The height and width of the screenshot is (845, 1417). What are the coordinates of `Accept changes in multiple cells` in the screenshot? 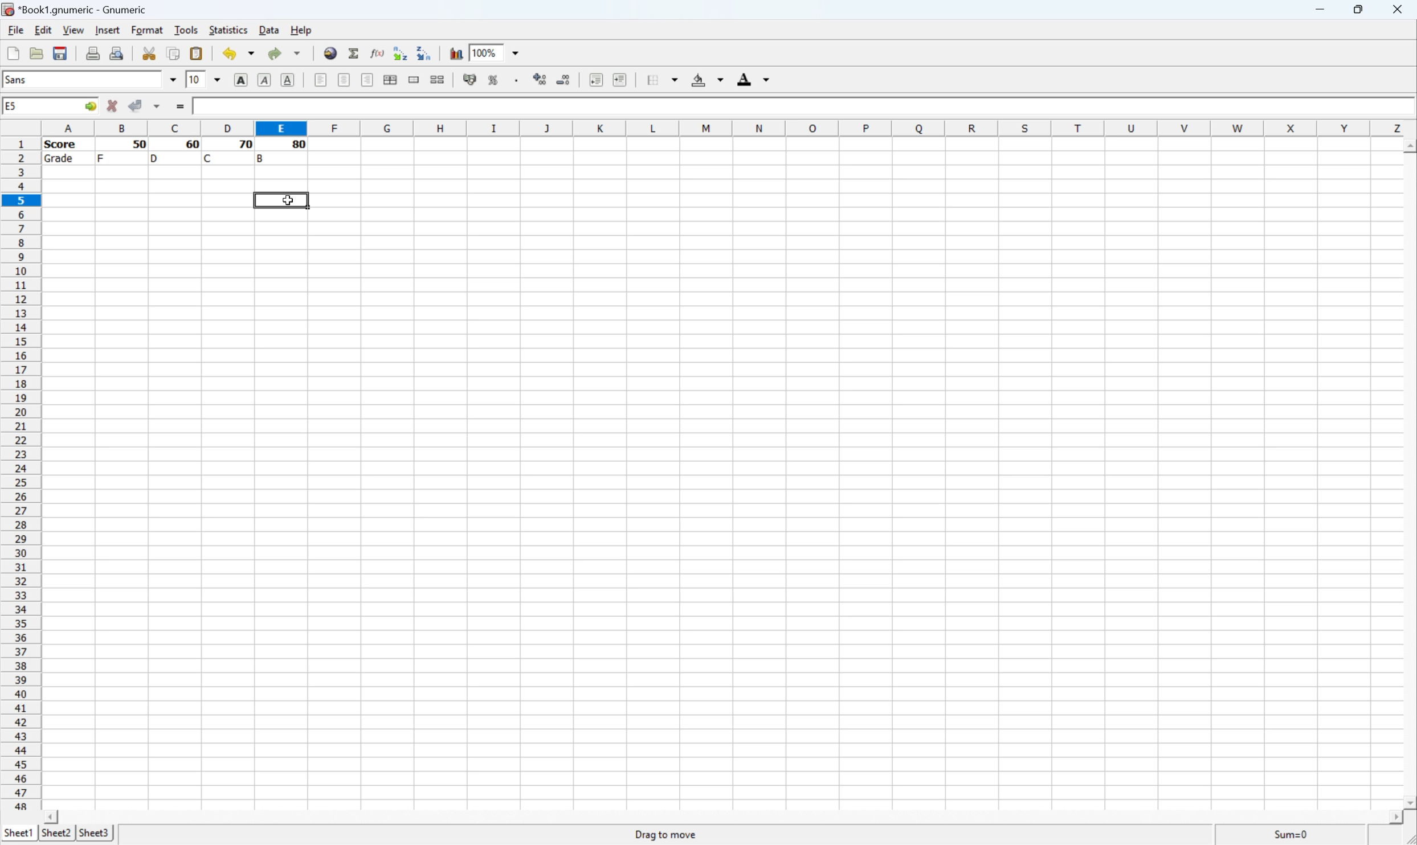 It's located at (160, 109).